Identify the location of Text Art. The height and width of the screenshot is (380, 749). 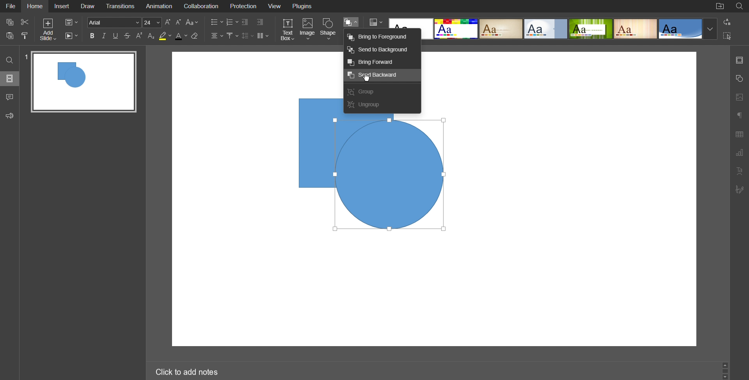
(739, 172).